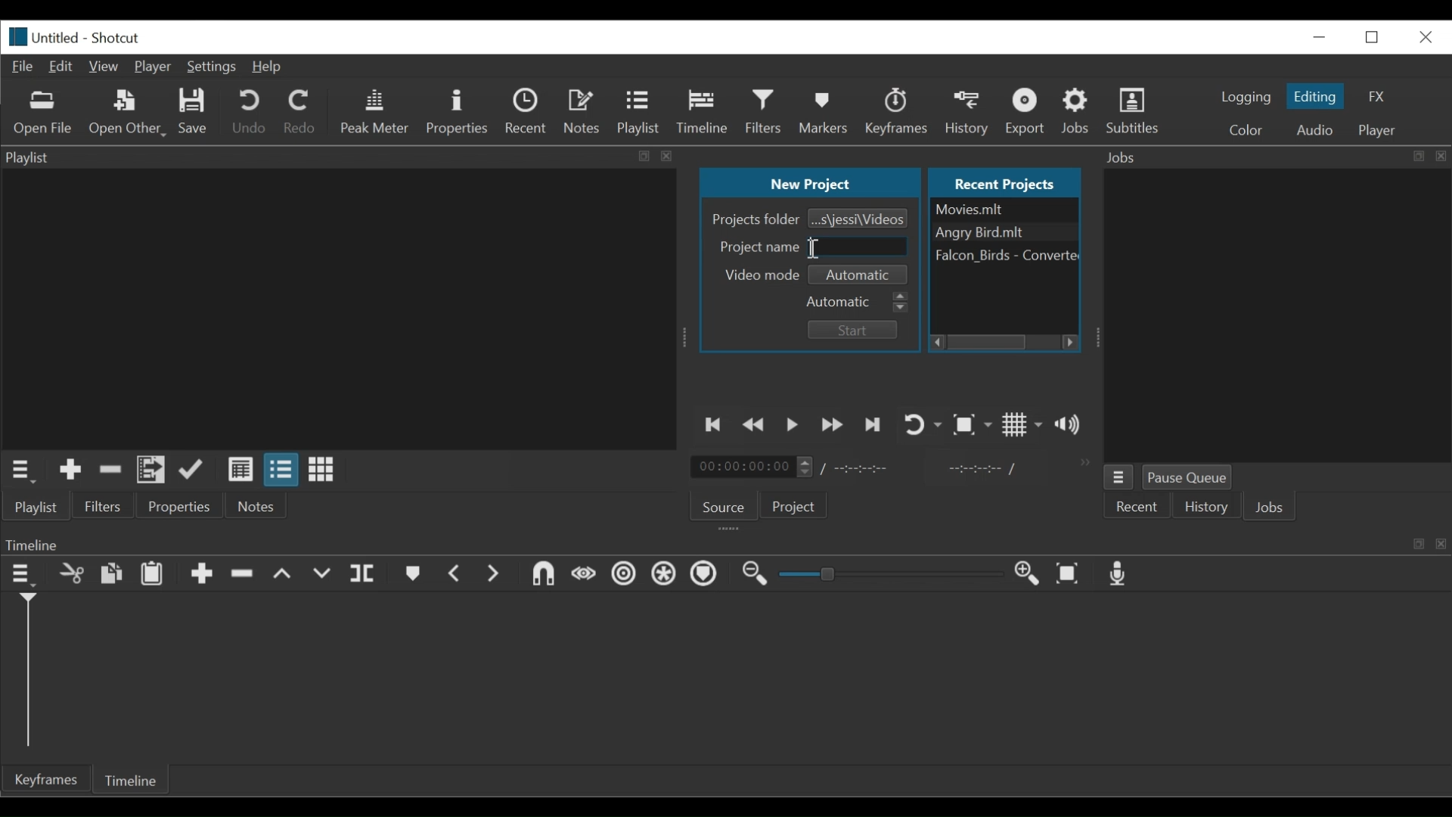 The height and width of the screenshot is (817, 1452). Describe the element at coordinates (1070, 573) in the screenshot. I see `Zoom timeline to fit ` at that location.